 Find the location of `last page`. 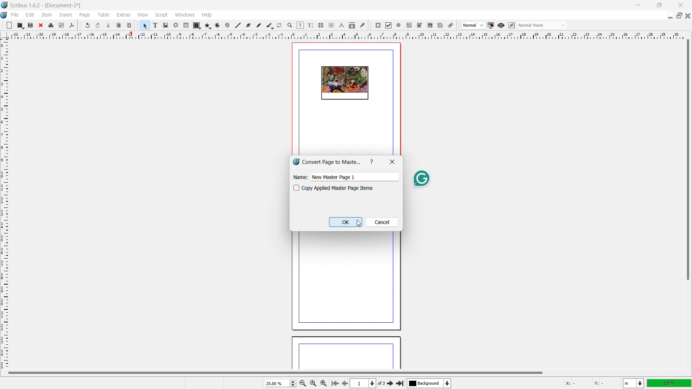

last page is located at coordinates (400, 382).